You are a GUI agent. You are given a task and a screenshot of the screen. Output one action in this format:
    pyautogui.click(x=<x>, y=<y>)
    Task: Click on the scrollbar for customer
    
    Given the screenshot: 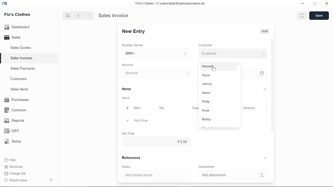 What is the action you would take?
    pyautogui.click(x=240, y=64)
    